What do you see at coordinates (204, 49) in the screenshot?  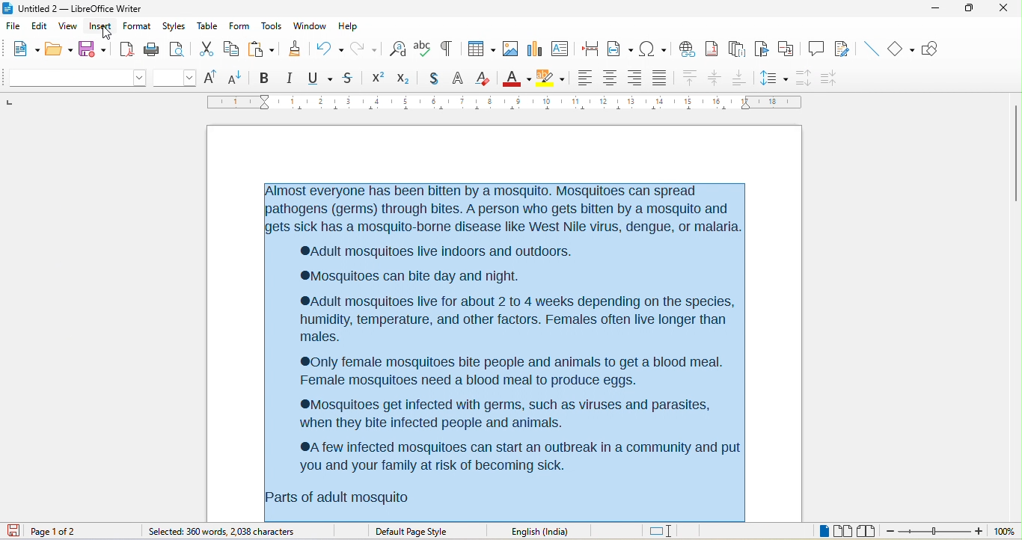 I see `cut` at bounding box center [204, 49].